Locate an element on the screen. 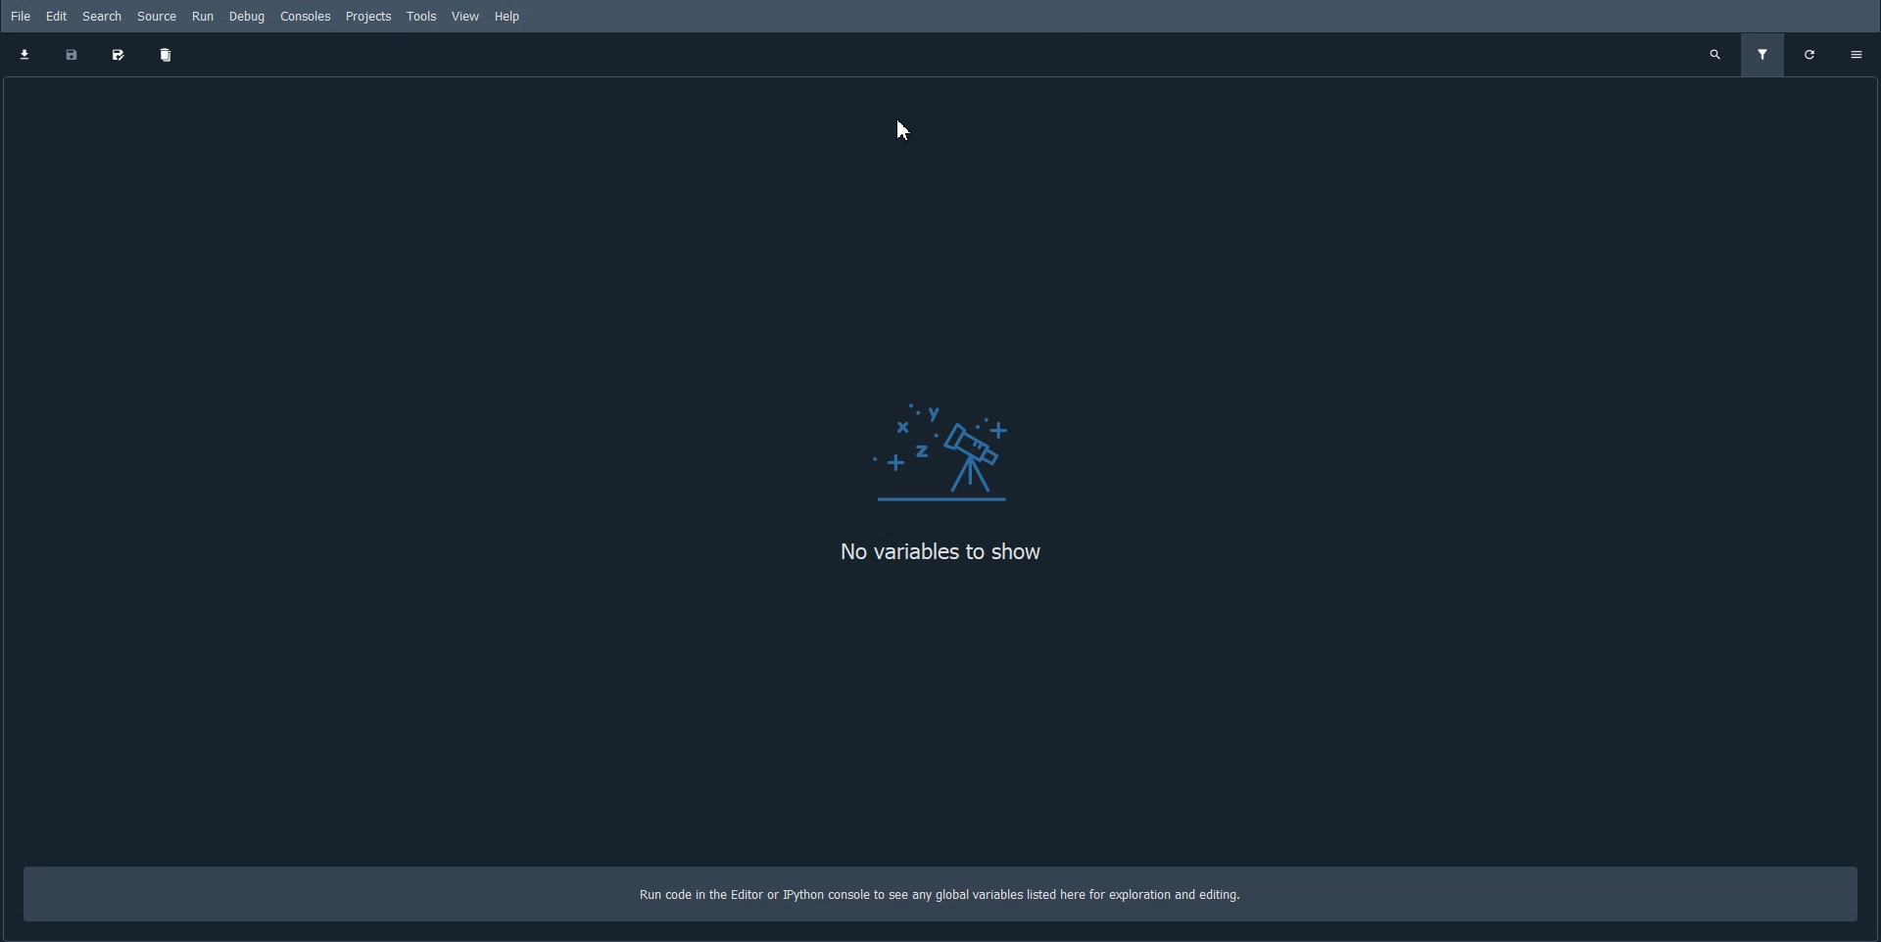  Consoles is located at coordinates (307, 15).